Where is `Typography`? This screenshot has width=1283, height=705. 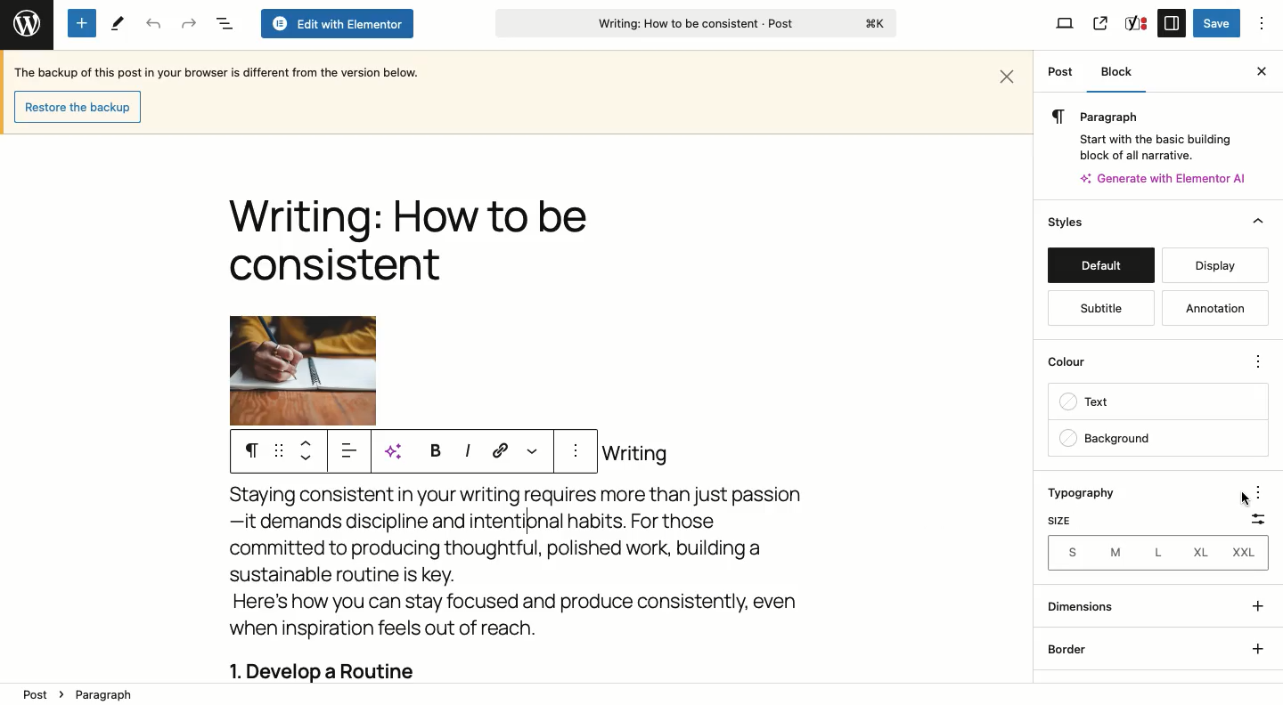
Typography is located at coordinates (1092, 492).